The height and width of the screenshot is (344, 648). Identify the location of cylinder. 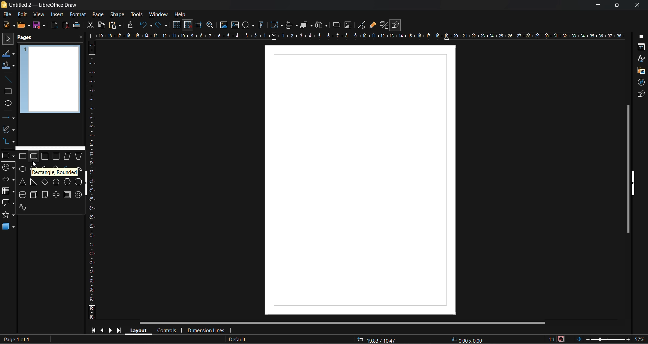
(23, 194).